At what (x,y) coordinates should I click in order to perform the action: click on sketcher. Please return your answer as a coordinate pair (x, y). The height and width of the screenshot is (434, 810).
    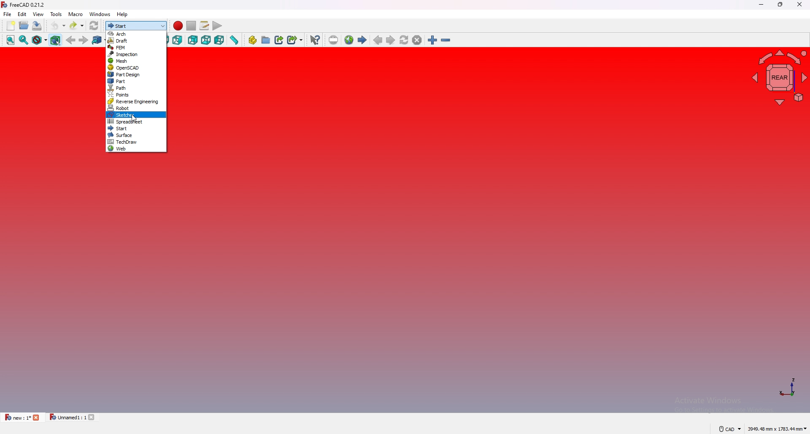
    Looking at the image, I should click on (137, 114).